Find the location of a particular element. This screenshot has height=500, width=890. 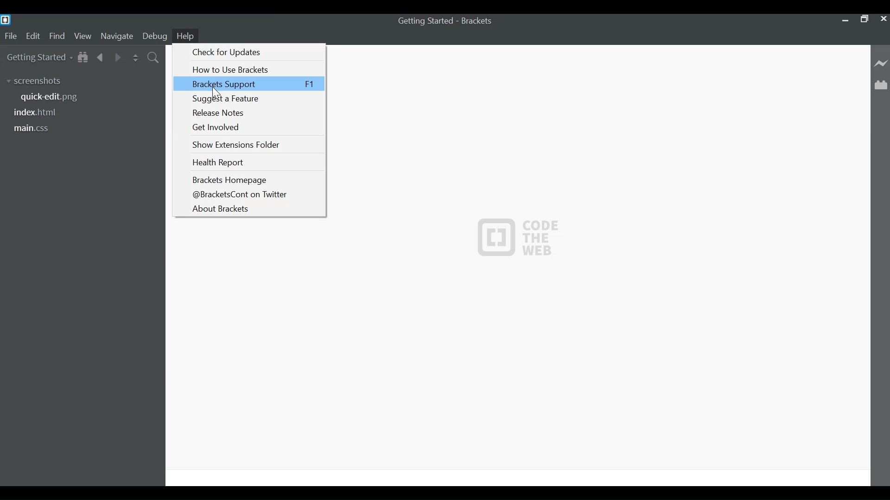

Debug is located at coordinates (154, 37).